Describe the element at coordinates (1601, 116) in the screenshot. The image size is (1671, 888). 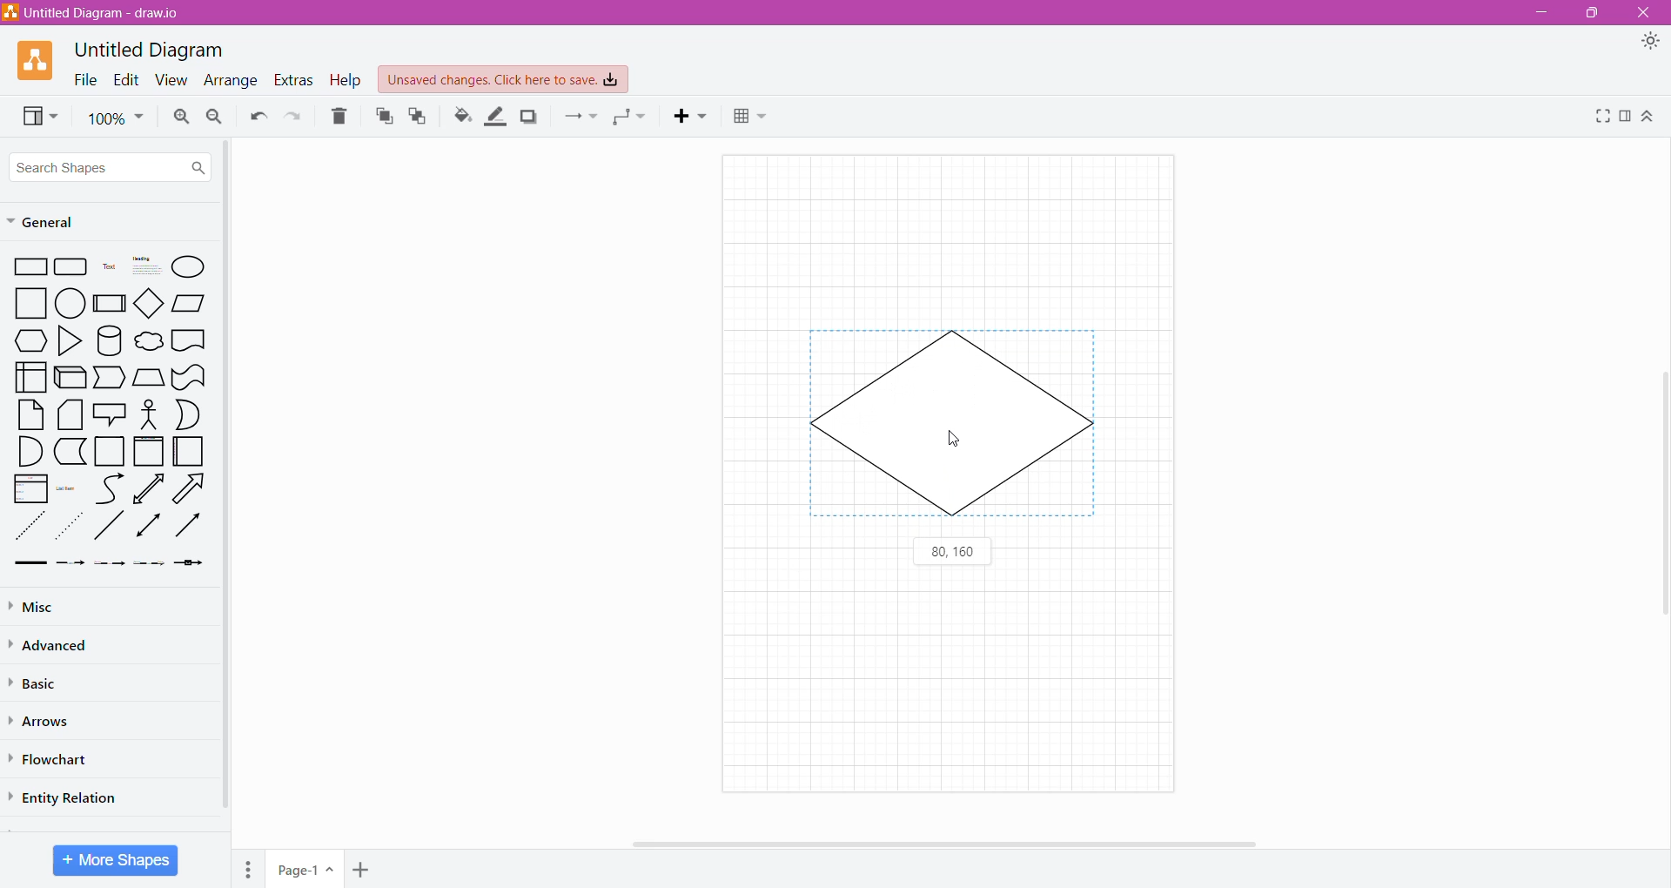
I see `FullScreen` at that location.